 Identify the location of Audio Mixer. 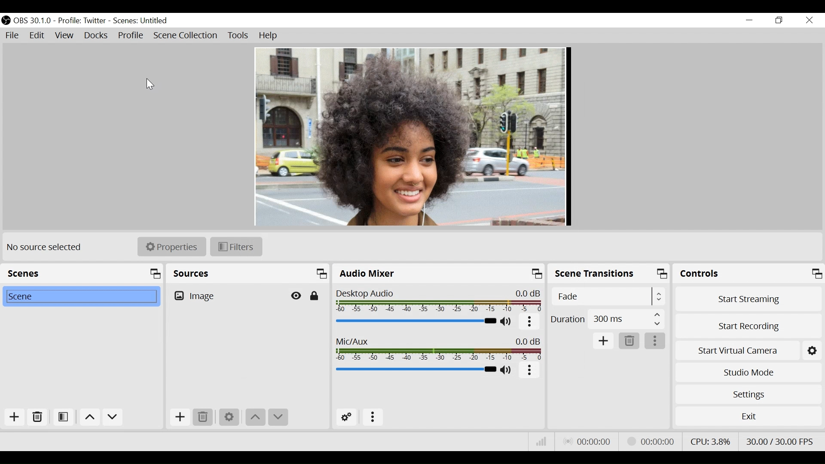
(439, 274).